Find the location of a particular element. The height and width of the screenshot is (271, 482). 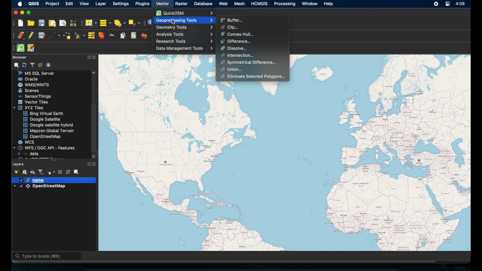

QGIS is located at coordinates (34, 3).